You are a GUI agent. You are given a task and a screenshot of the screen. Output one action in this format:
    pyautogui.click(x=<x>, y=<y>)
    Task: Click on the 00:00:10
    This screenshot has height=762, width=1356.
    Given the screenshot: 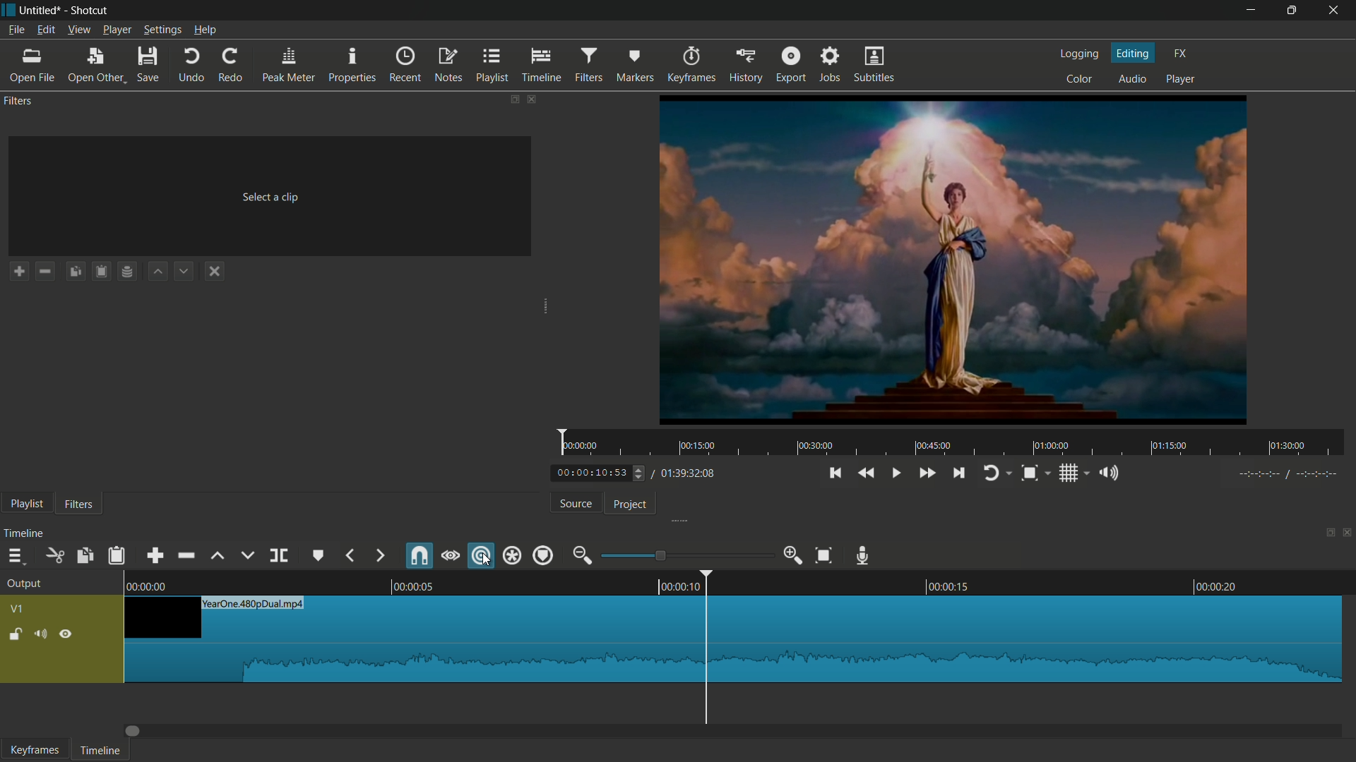 What is the action you would take?
    pyautogui.click(x=677, y=587)
    